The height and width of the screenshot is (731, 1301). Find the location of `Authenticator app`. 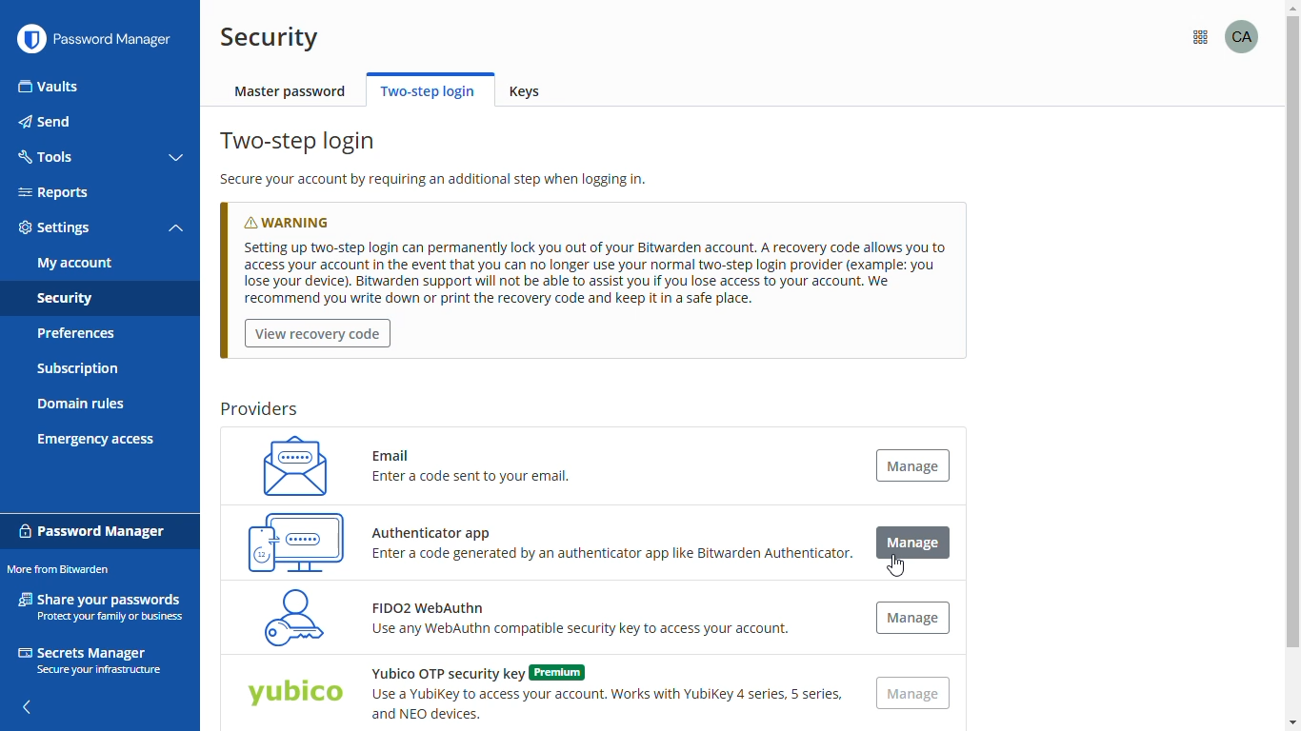

Authenticator app is located at coordinates (436, 530).